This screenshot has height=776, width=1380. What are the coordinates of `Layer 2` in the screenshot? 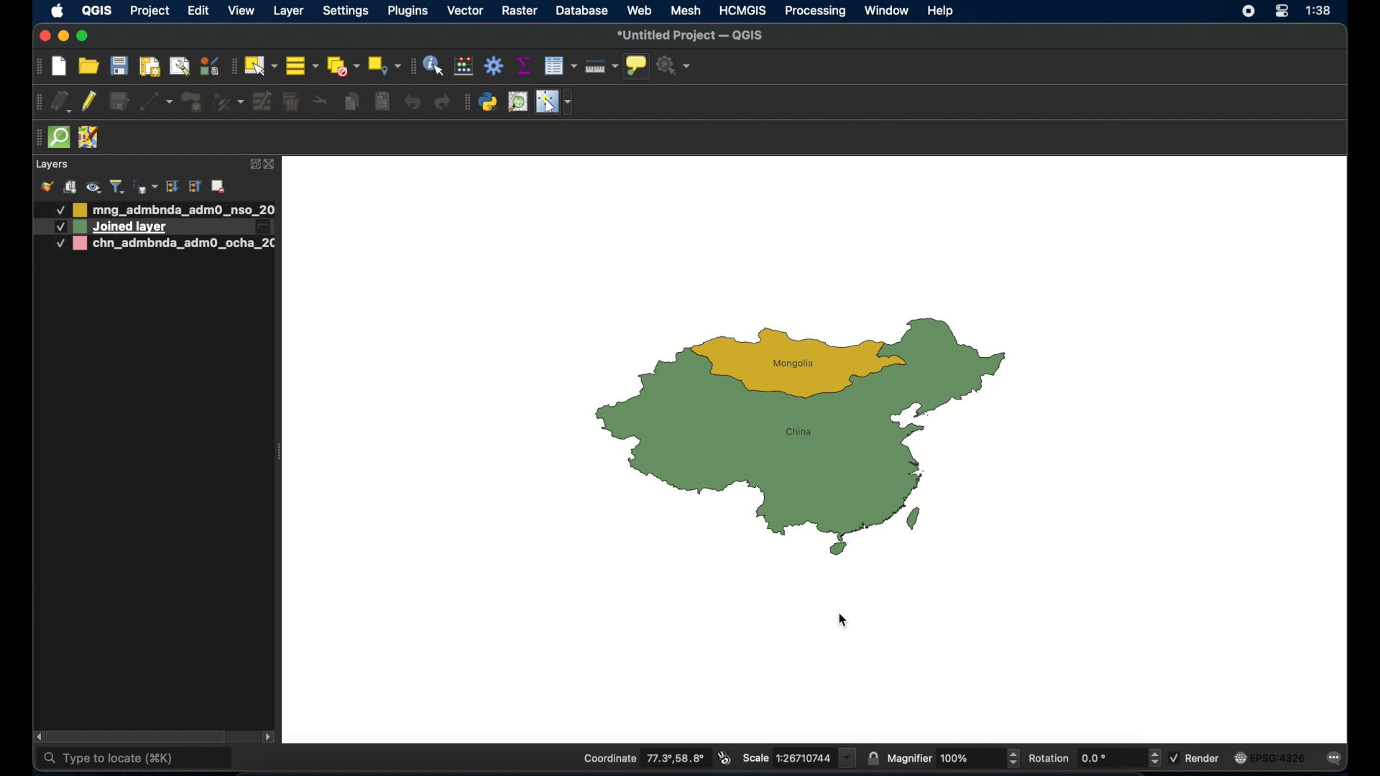 It's located at (176, 228).